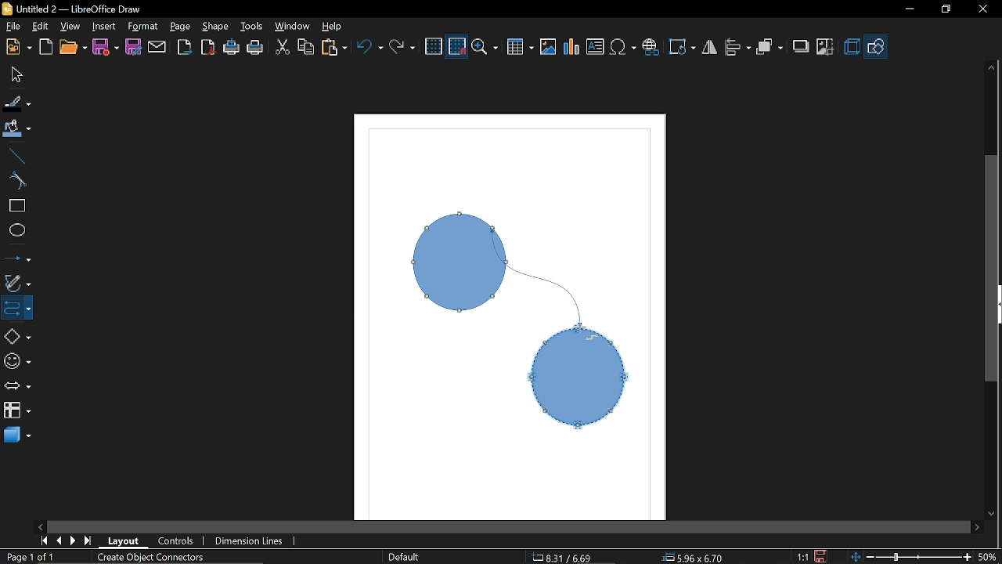  I want to click on Redo, so click(402, 45).